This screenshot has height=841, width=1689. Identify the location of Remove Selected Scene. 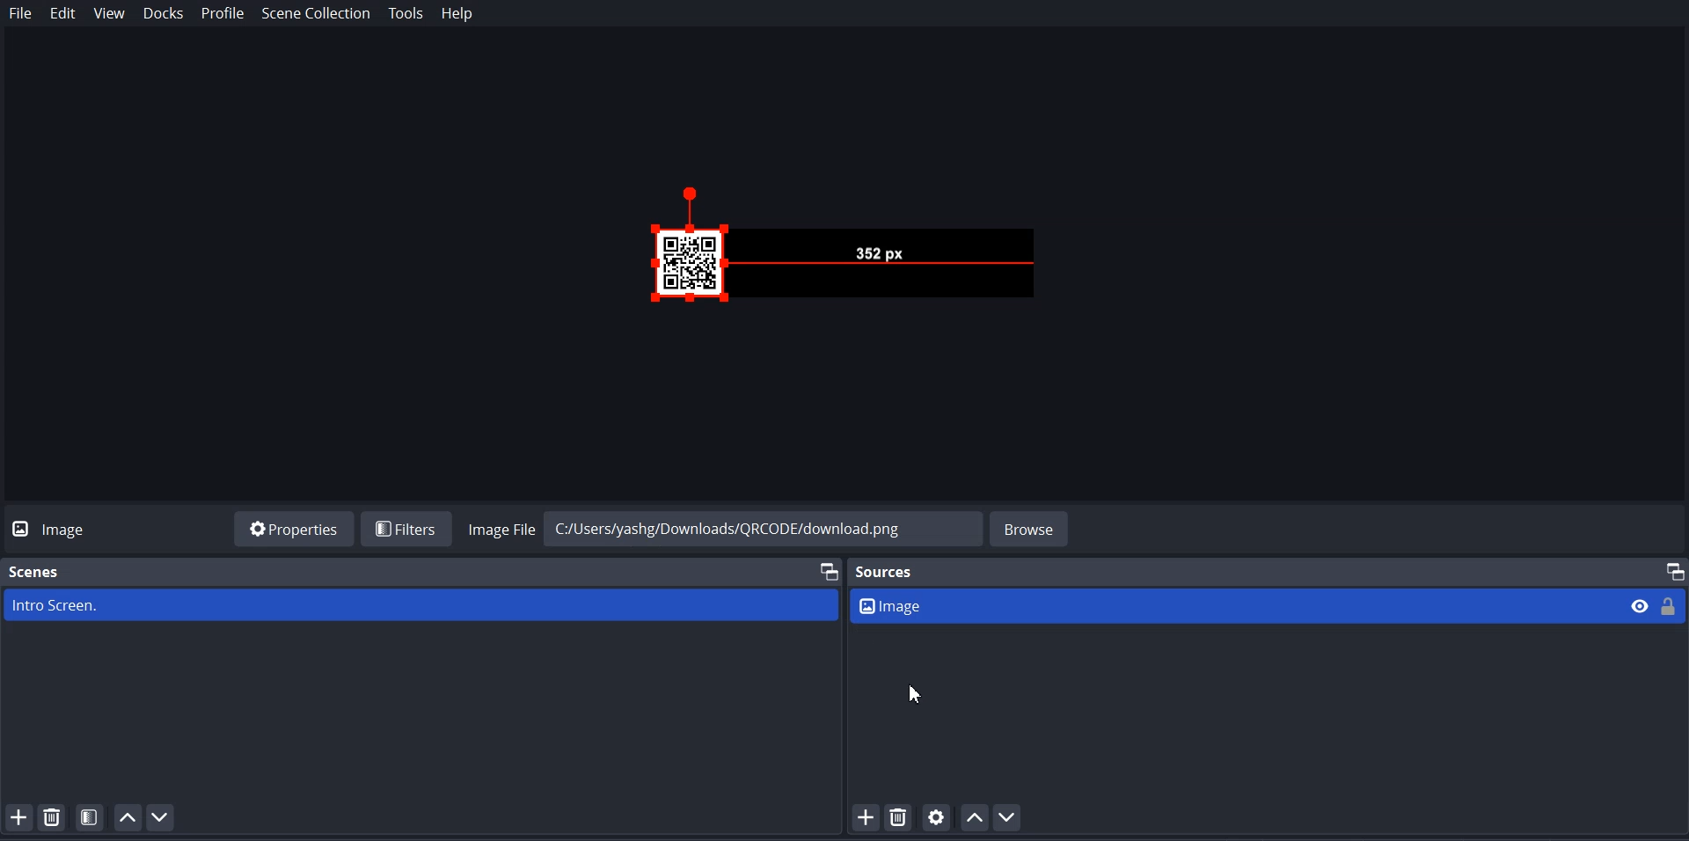
(55, 817).